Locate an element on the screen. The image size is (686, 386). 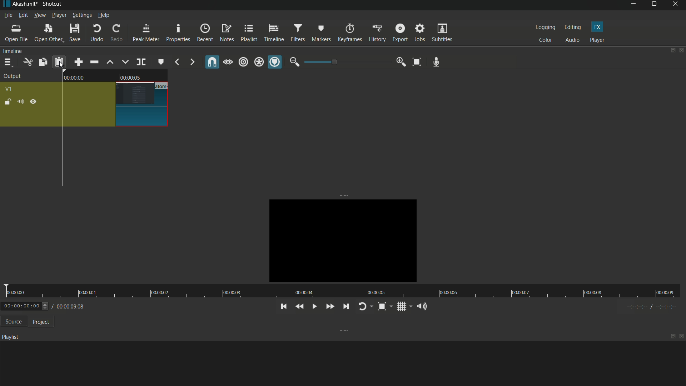
skip to the previous point is located at coordinates (283, 307).